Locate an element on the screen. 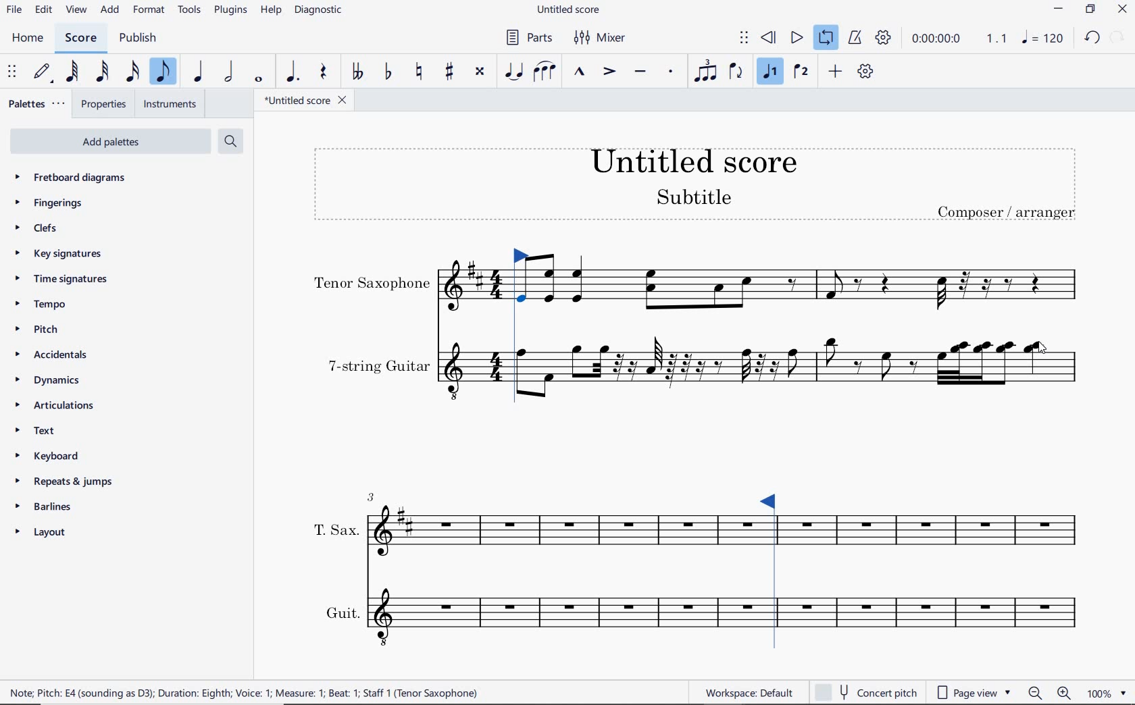 The image size is (1135, 705). TUPLET is located at coordinates (704, 72).